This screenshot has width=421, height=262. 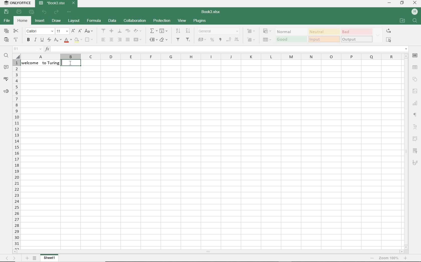 What do you see at coordinates (41, 65) in the screenshot?
I see `text` at bounding box center [41, 65].